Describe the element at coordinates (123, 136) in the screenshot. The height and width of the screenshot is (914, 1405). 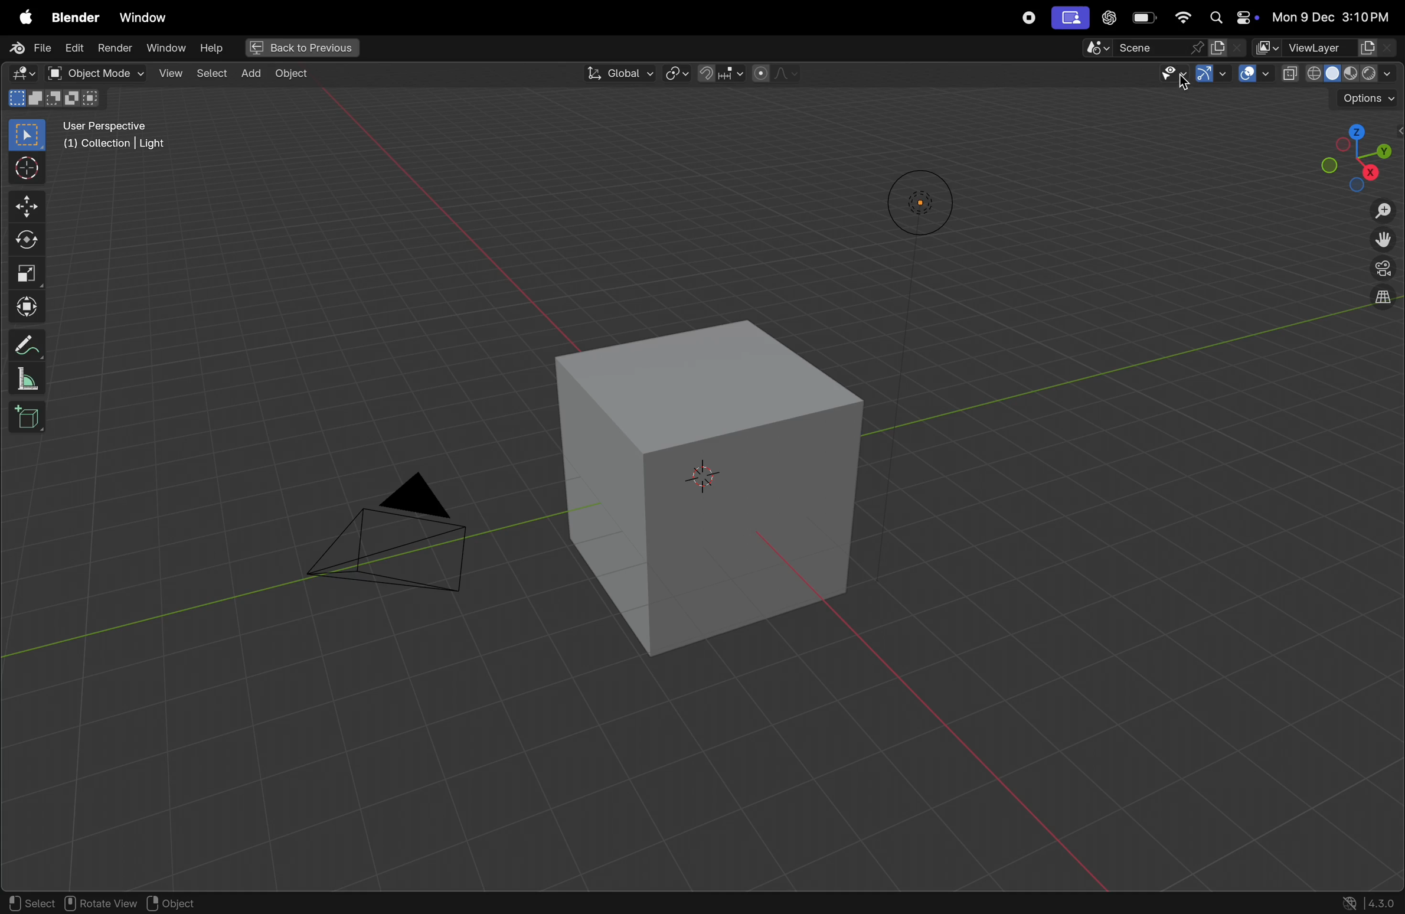
I see `user perspective` at that location.